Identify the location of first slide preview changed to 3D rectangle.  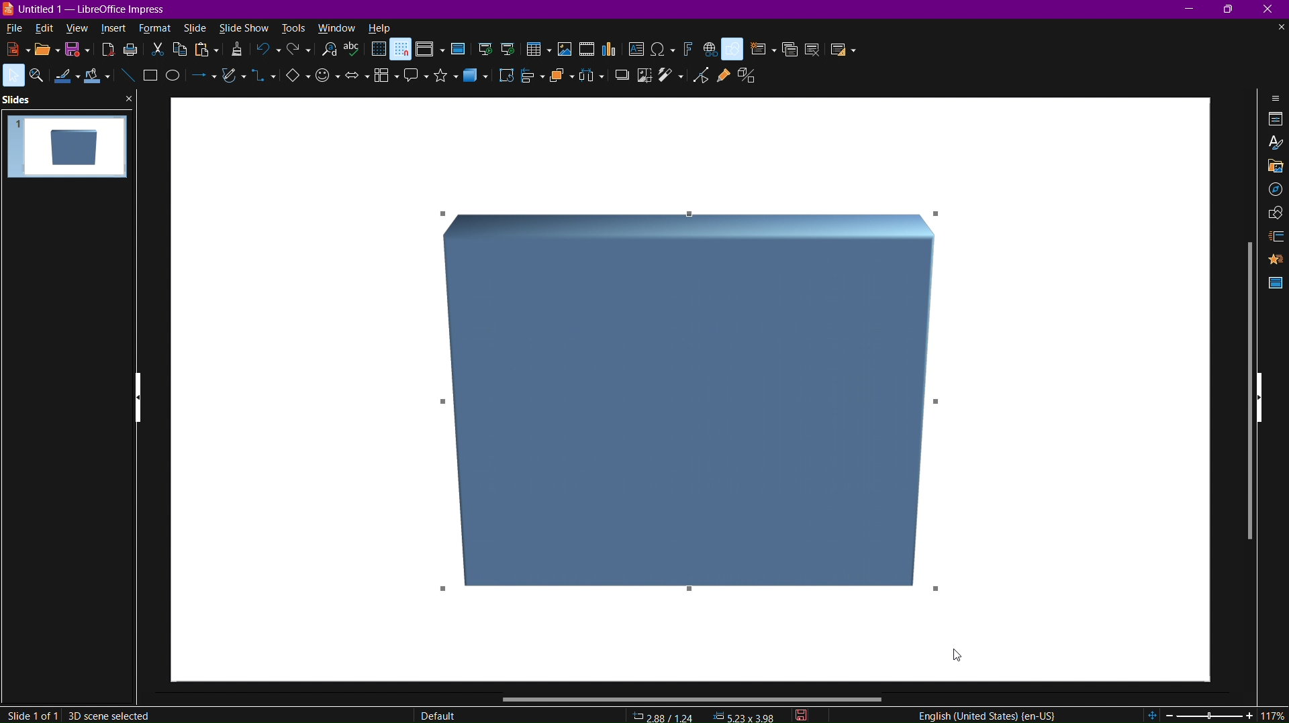
(66, 146).